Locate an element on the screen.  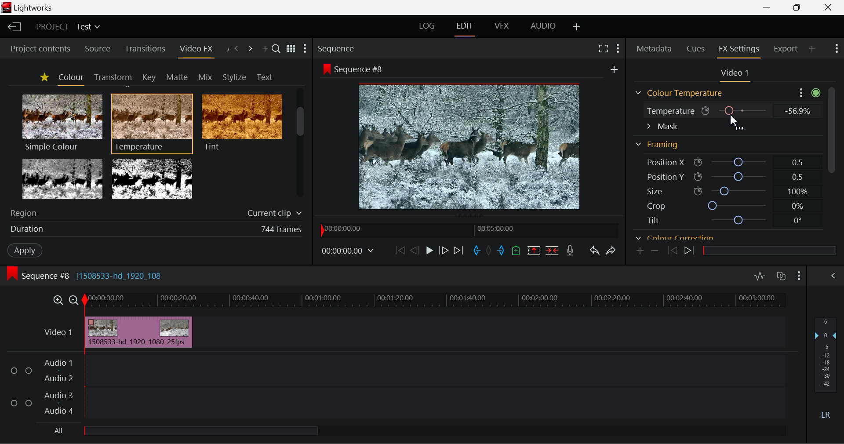
icon is located at coordinates (698, 176).